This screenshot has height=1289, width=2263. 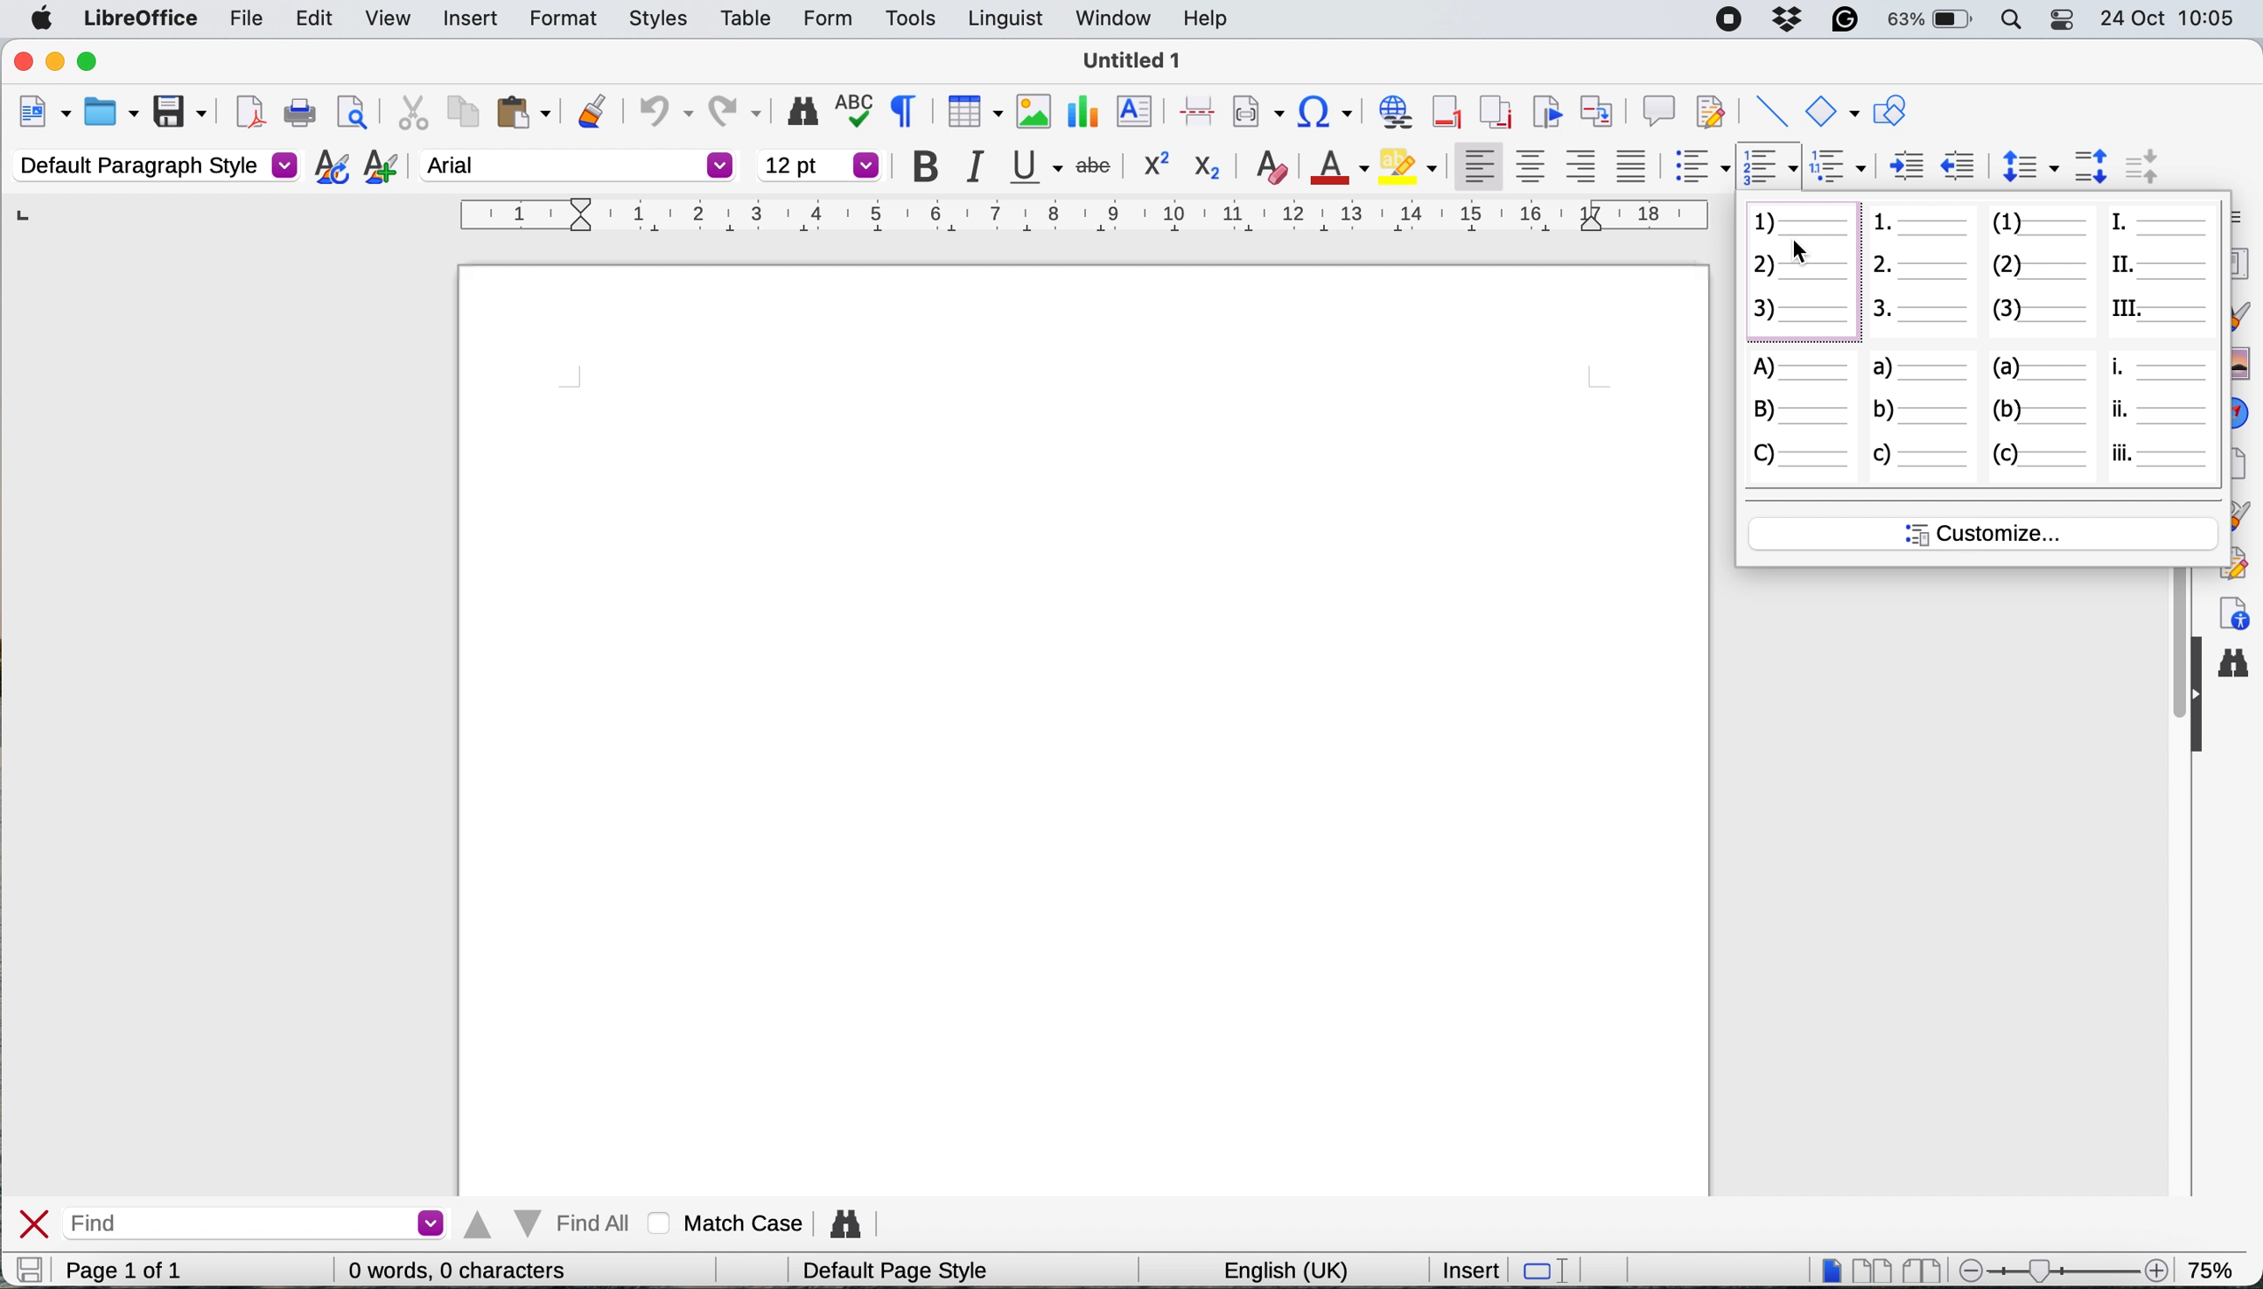 What do you see at coordinates (1395, 113) in the screenshot?
I see `insert hyperlink` at bounding box center [1395, 113].